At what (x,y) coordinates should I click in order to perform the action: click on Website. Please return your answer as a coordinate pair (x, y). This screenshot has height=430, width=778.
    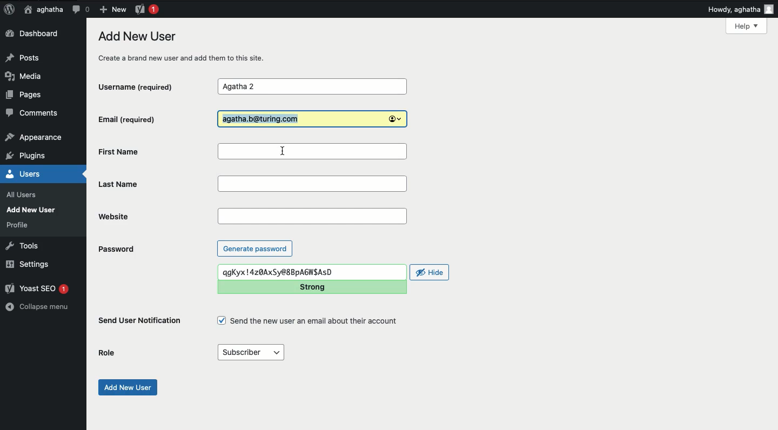
    Looking at the image, I should click on (314, 216).